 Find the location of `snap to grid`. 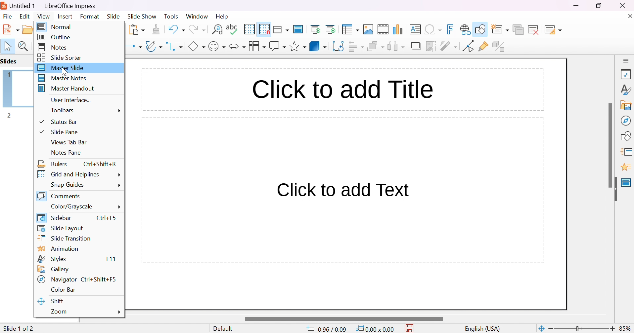

snap to grid is located at coordinates (264, 28).